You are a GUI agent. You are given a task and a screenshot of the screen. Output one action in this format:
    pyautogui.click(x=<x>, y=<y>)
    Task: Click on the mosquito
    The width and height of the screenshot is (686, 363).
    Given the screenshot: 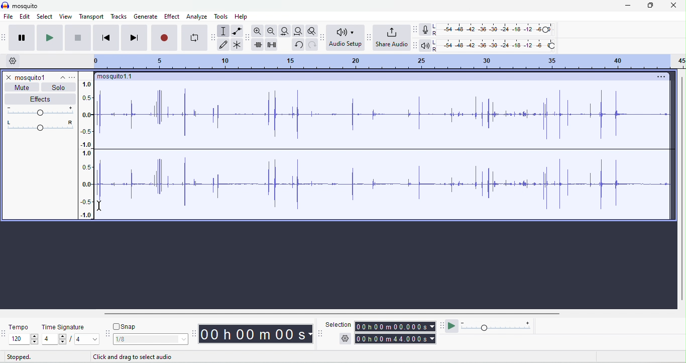 What is the action you would take?
    pyautogui.click(x=22, y=6)
    